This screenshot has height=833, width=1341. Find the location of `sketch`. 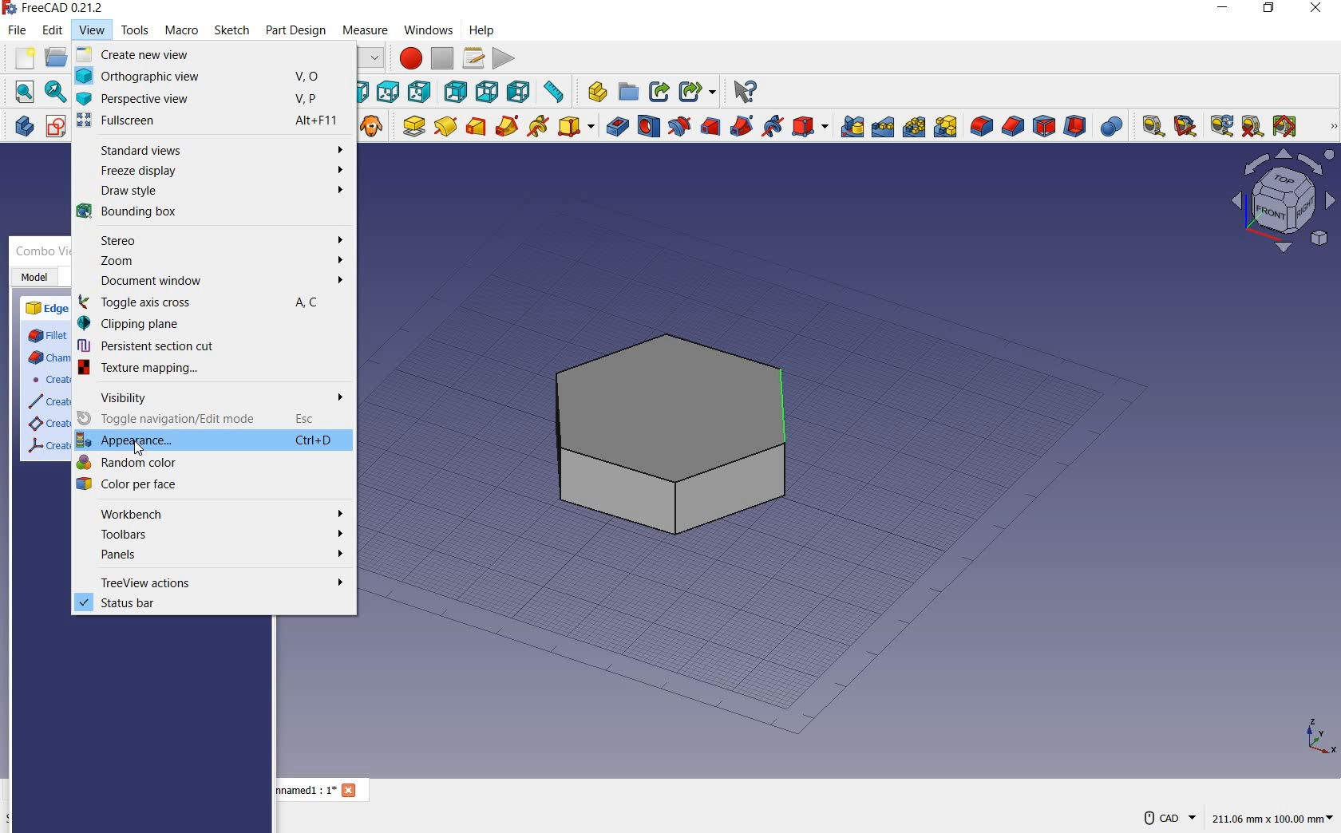

sketch is located at coordinates (231, 30).